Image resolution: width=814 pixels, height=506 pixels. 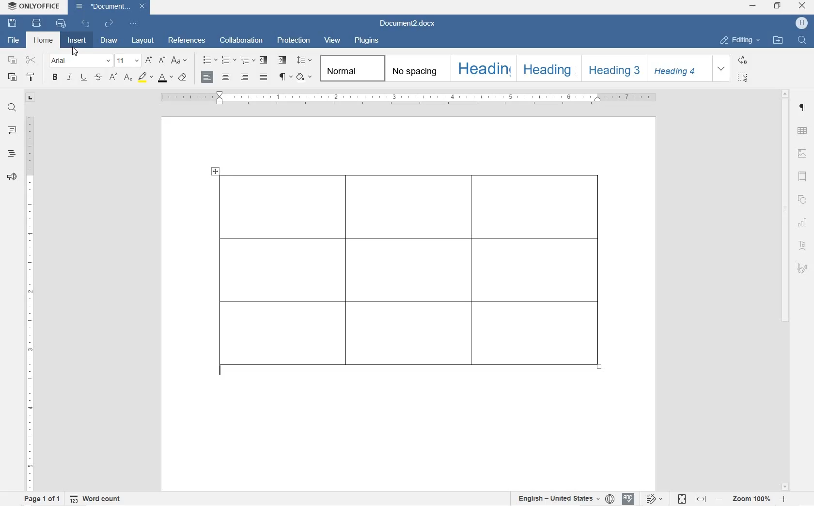 I want to click on ruler, so click(x=413, y=98).